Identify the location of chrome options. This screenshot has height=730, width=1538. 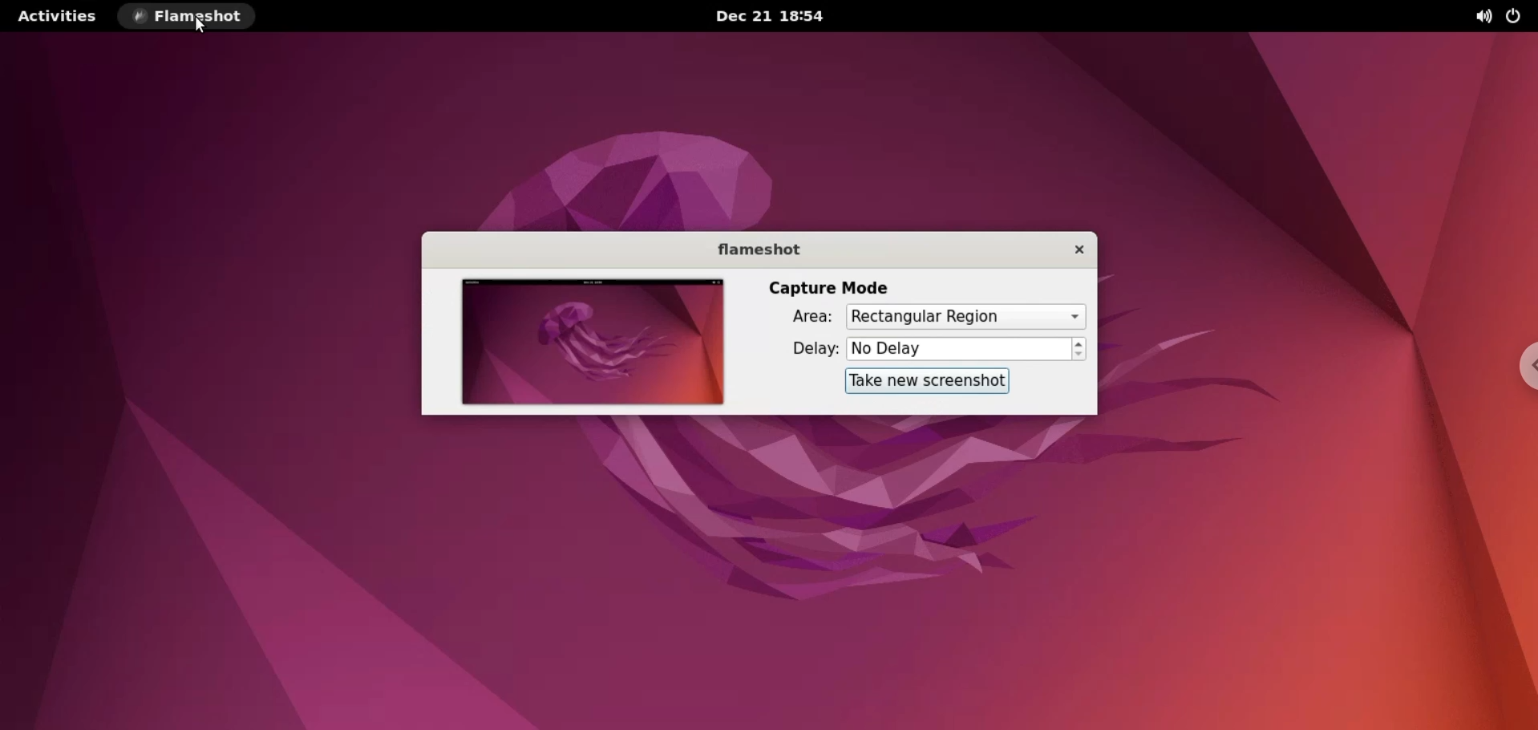
(1520, 365).